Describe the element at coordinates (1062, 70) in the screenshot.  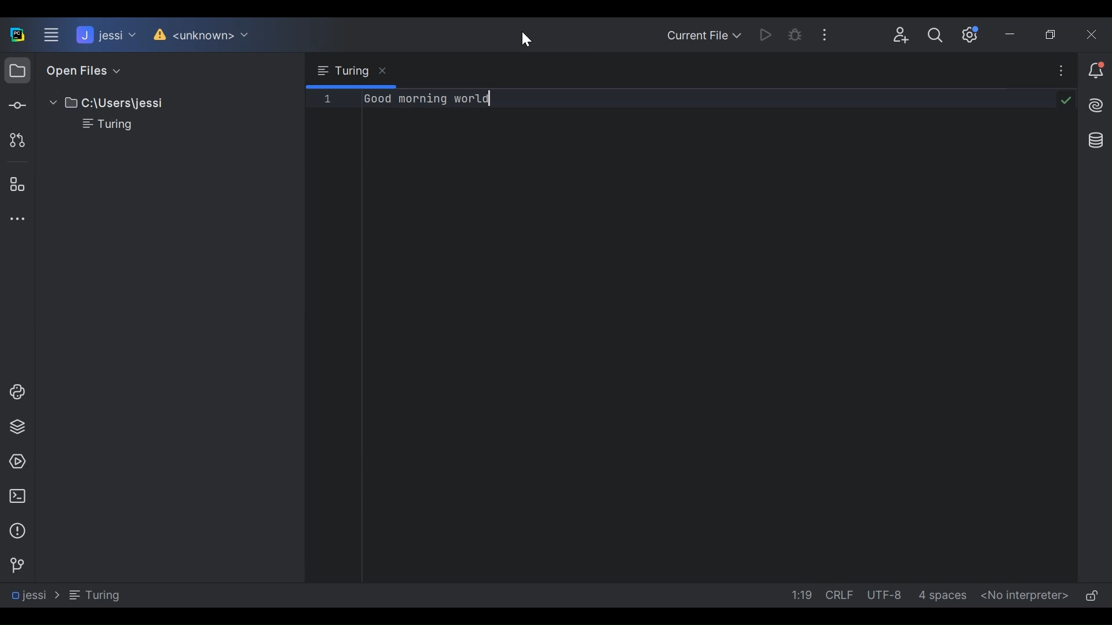
I see `More Options` at that location.